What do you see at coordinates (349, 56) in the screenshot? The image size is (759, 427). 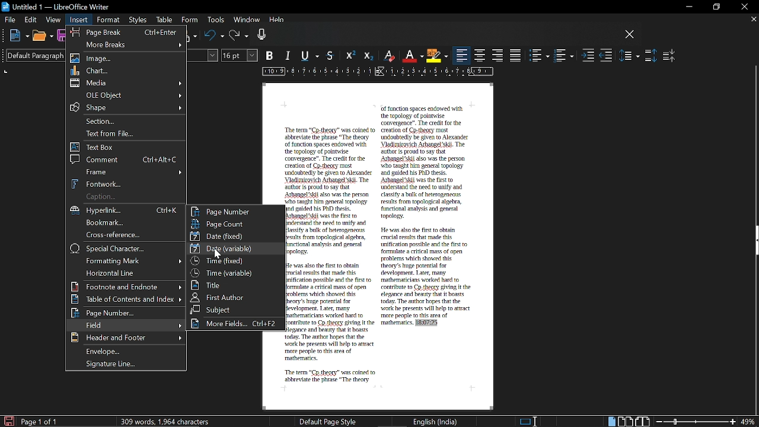 I see `Superscript` at bounding box center [349, 56].